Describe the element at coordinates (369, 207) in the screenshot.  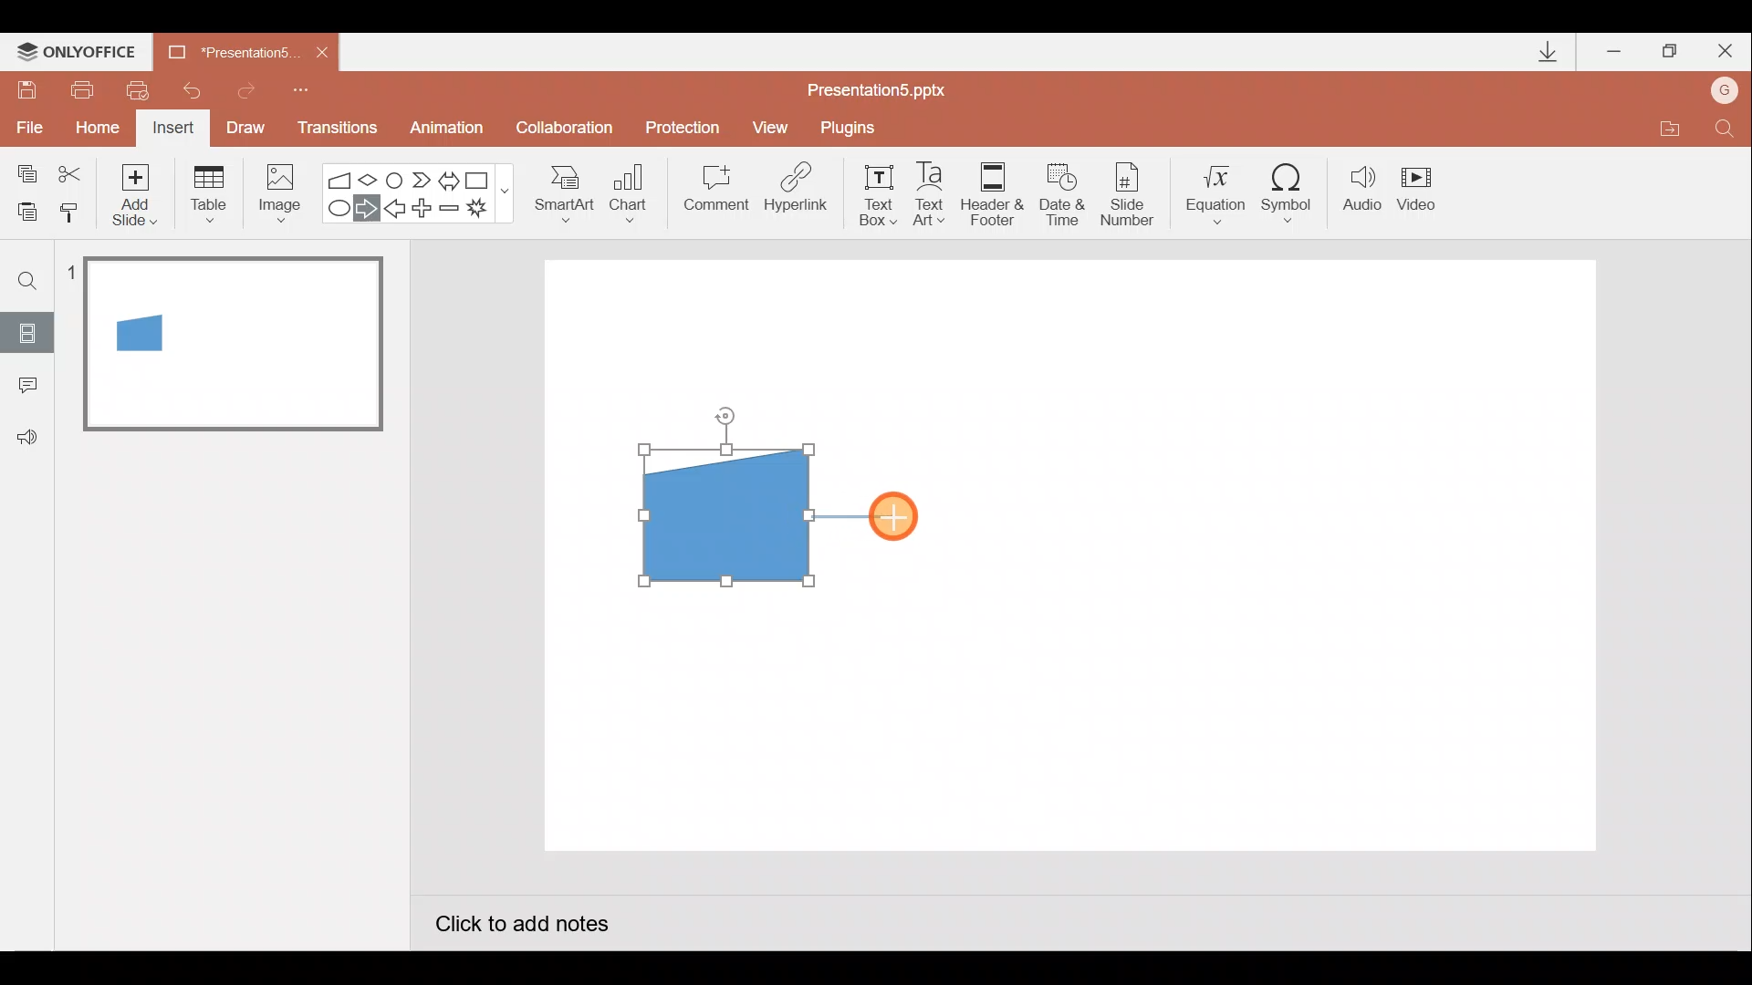
I see `Right arrow` at that location.